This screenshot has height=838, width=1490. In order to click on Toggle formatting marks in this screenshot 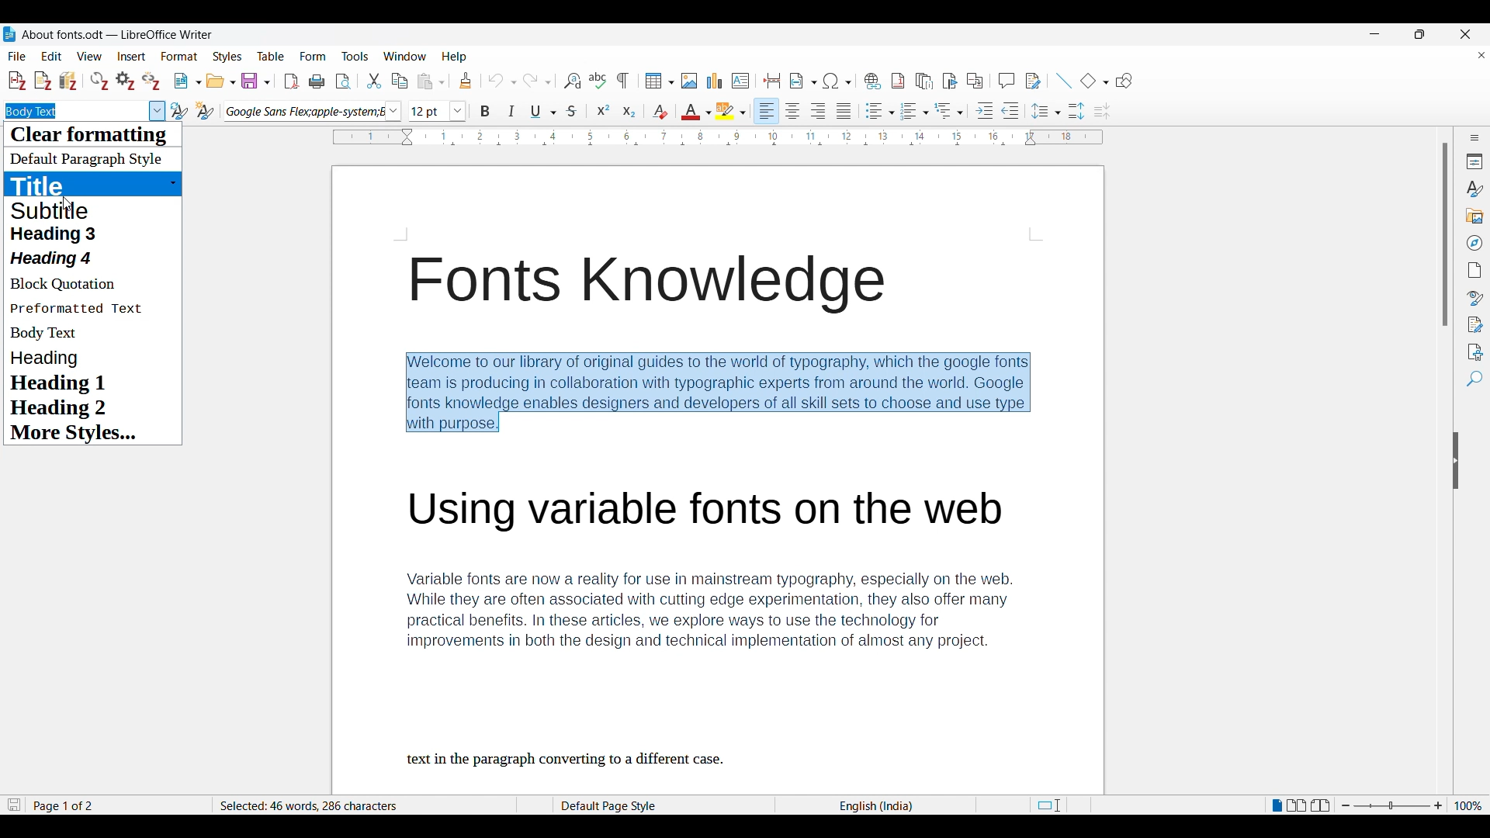, I will do `click(623, 81)`.